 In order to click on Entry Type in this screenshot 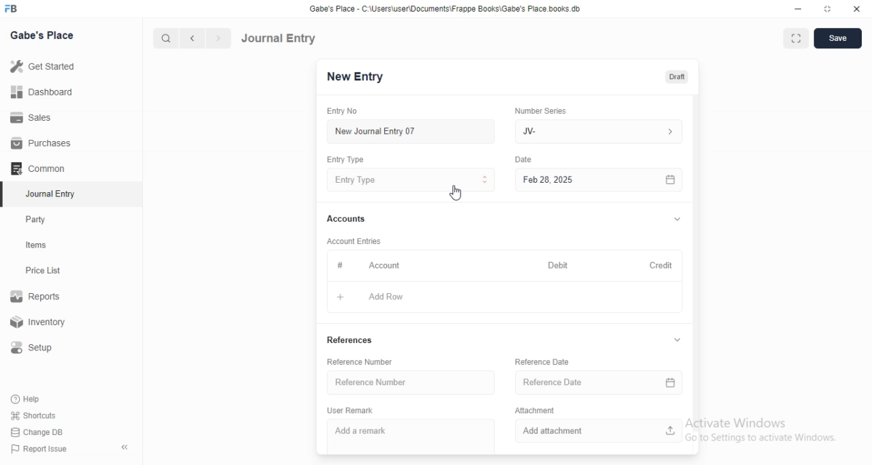, I will do `click(347, 160)`.